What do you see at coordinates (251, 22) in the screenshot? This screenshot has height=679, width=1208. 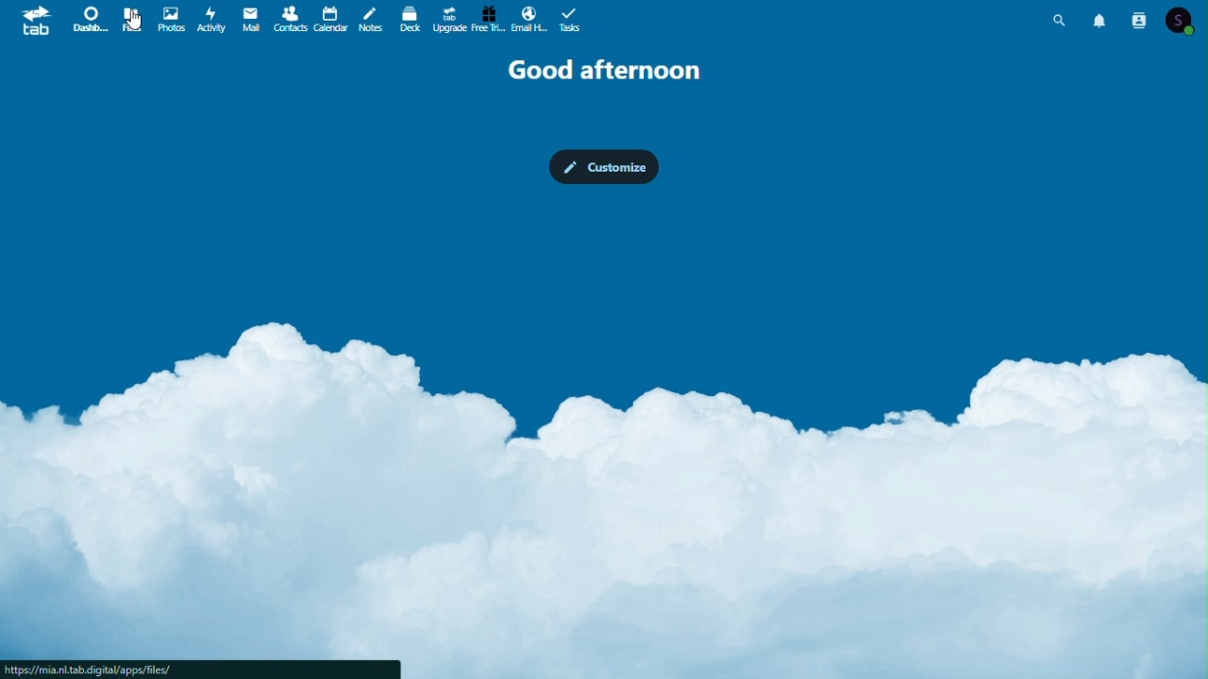 I see `mail` at bounding box center [251, 22].